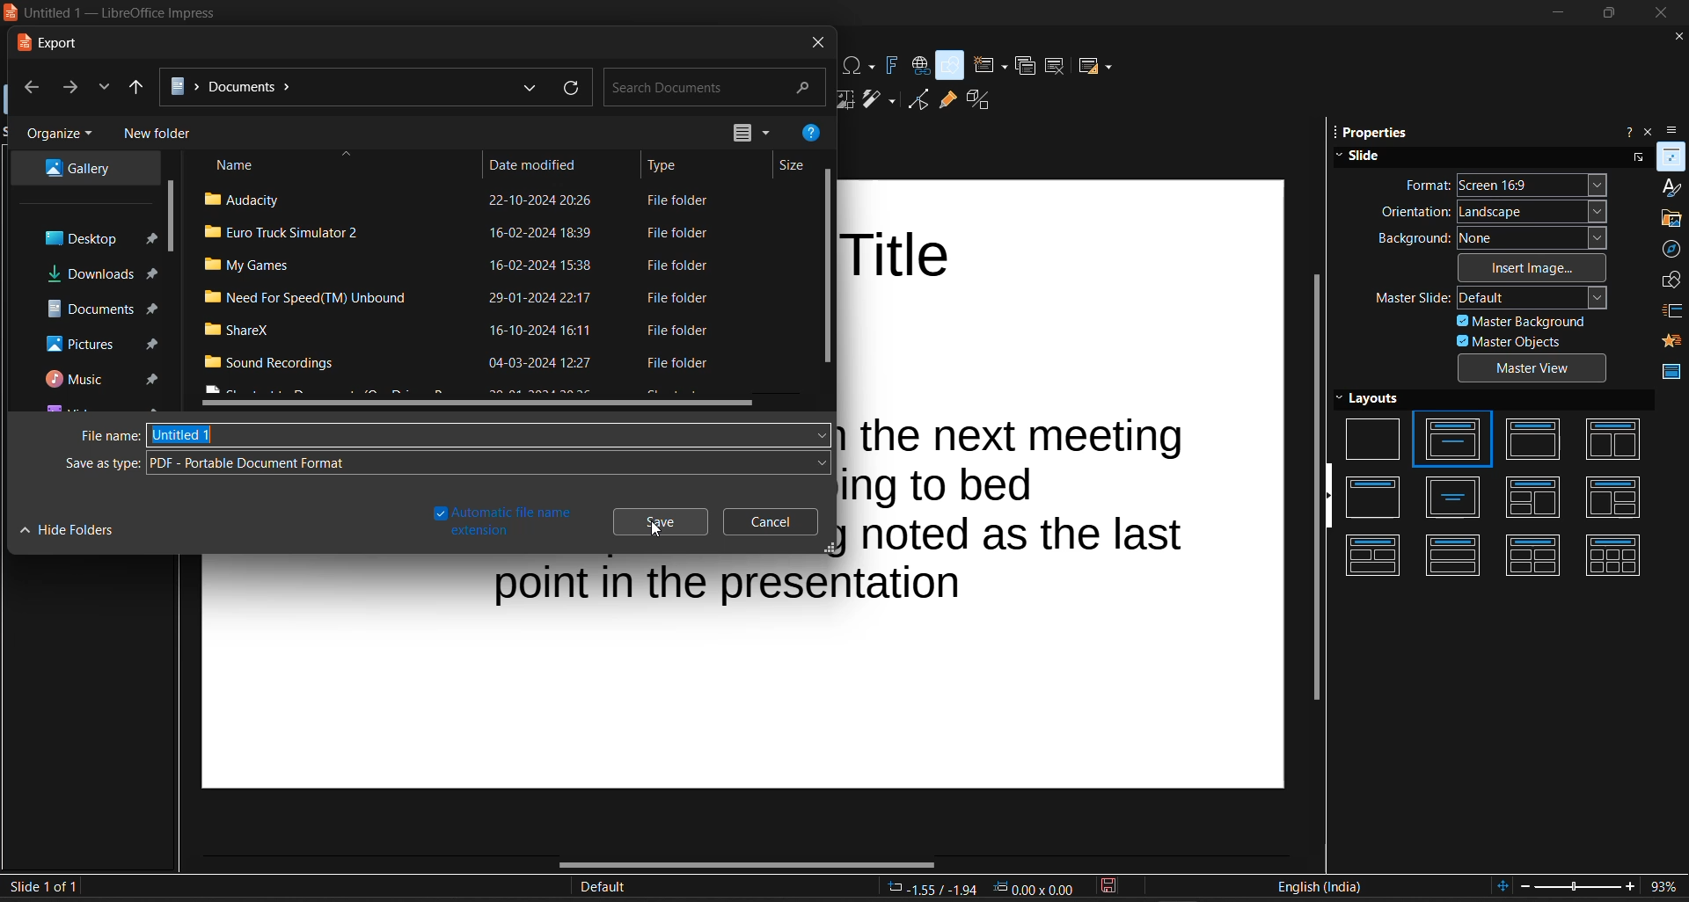 This screenshot has width=1689, height=902. What do you see at coordinates (660, 527) in the screenshot?
I see `cursor` at bounding box center [660, 527].